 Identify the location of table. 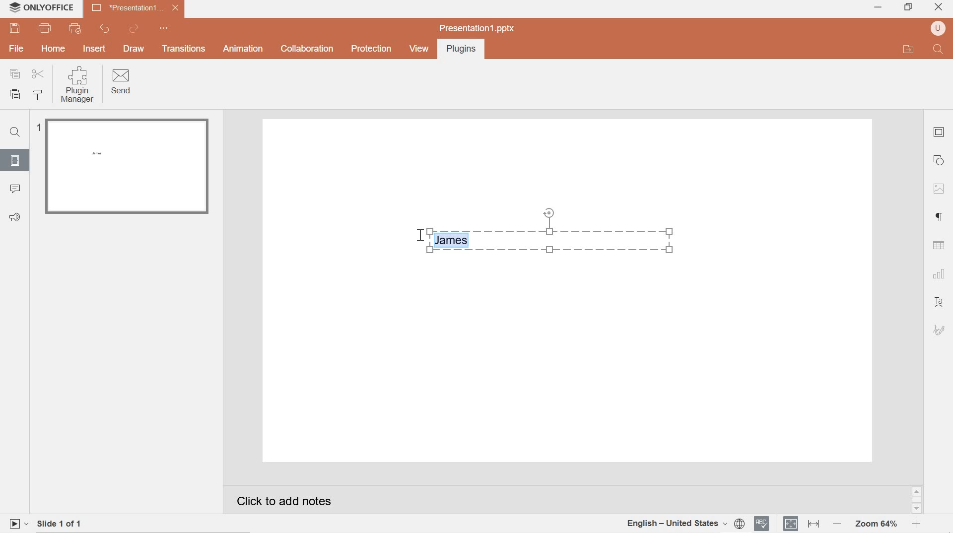
(939, 245).